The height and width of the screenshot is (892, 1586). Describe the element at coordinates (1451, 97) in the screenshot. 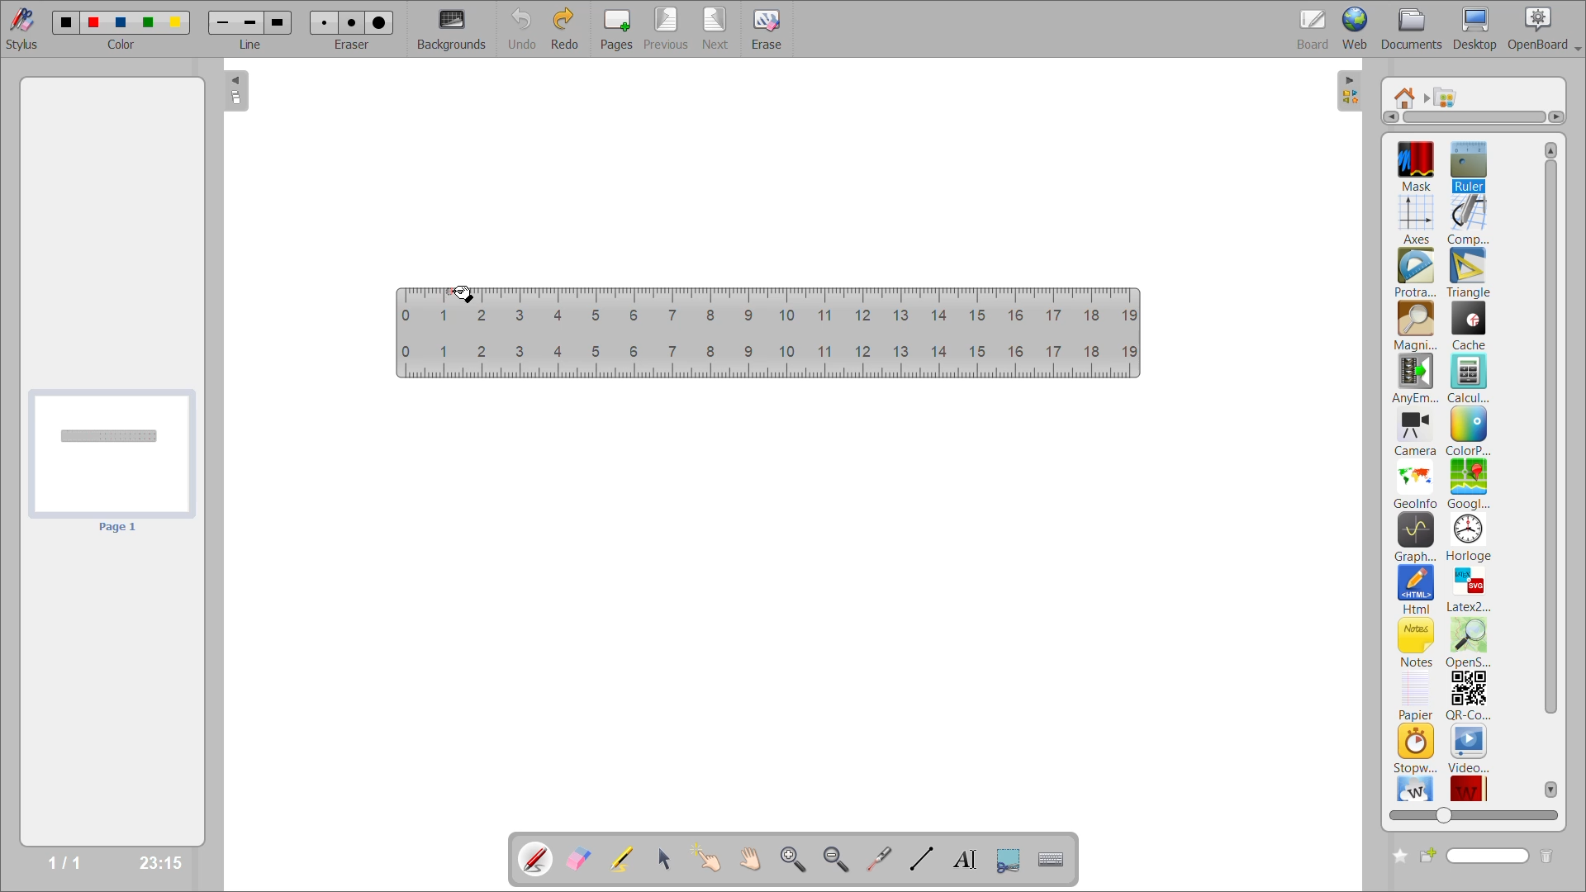

I see `applications` at that location.